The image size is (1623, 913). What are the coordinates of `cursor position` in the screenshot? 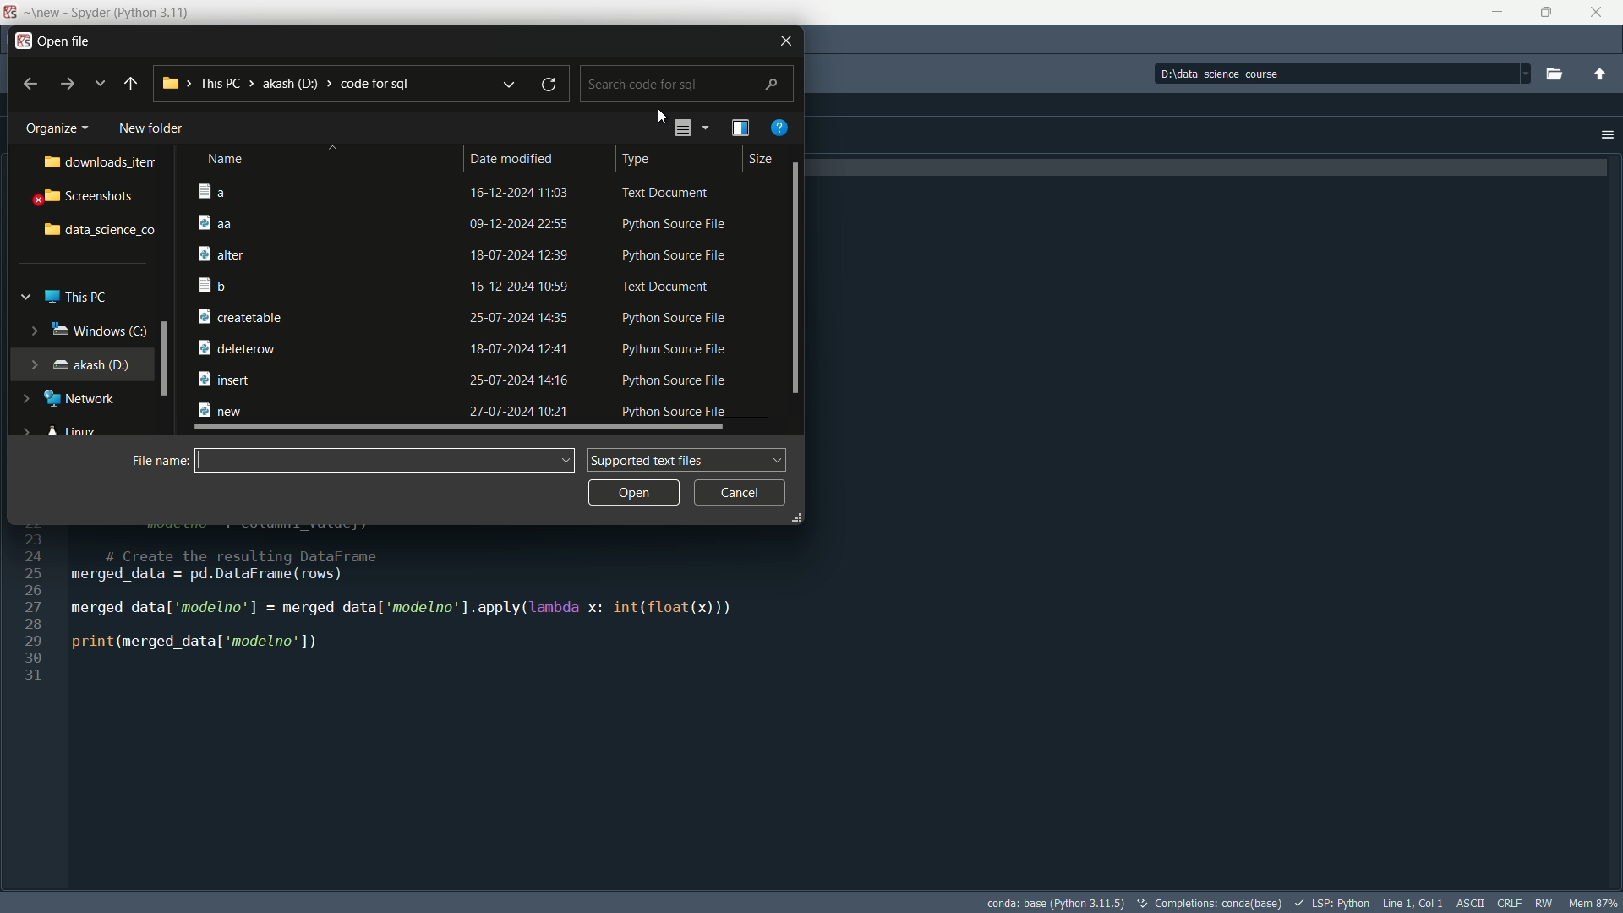 It's located at (1414, 902).